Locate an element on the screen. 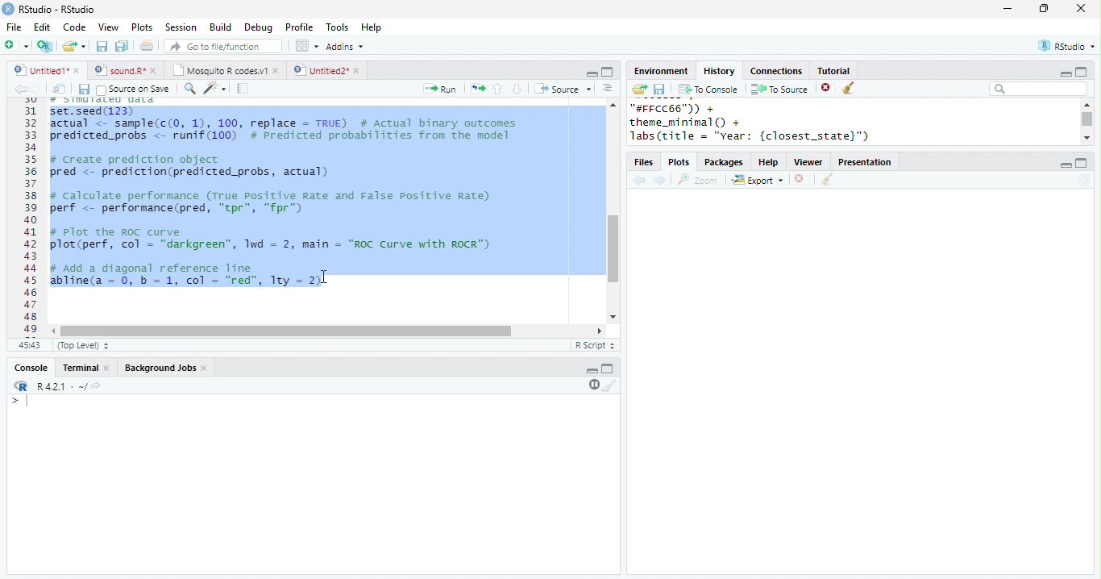  save is located at coordinates (84, 90).